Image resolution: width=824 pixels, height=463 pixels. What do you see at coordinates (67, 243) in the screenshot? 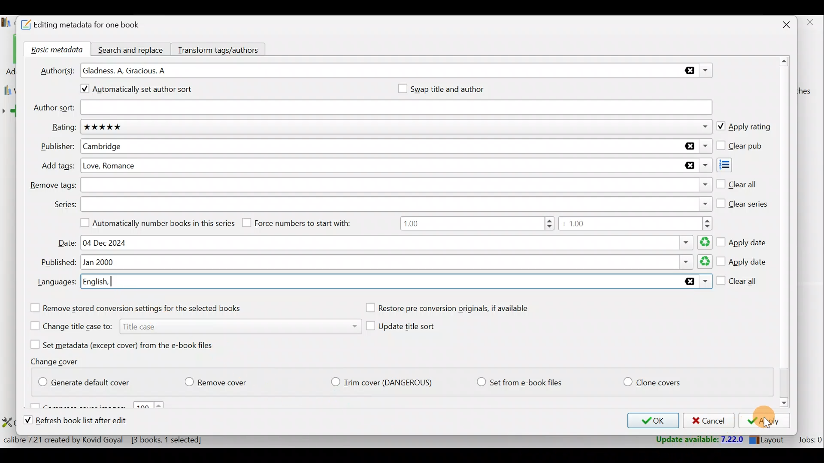
I see `Date:` at bounding box center [67, 243].